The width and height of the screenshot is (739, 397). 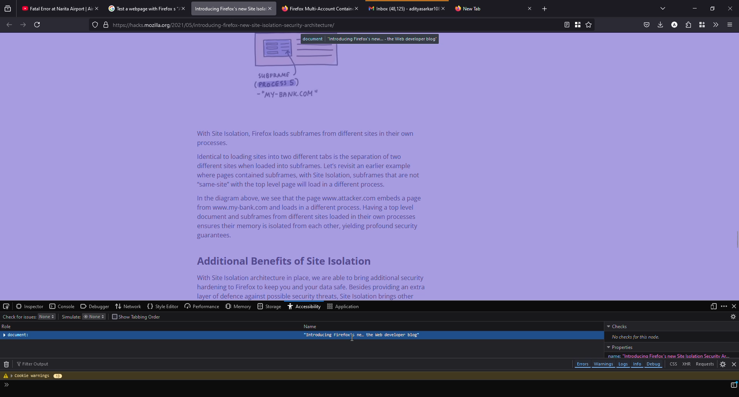 What do you see at coordinates (734, 385) in the screenshot?
I see `process` at bounding box center [734, 385].